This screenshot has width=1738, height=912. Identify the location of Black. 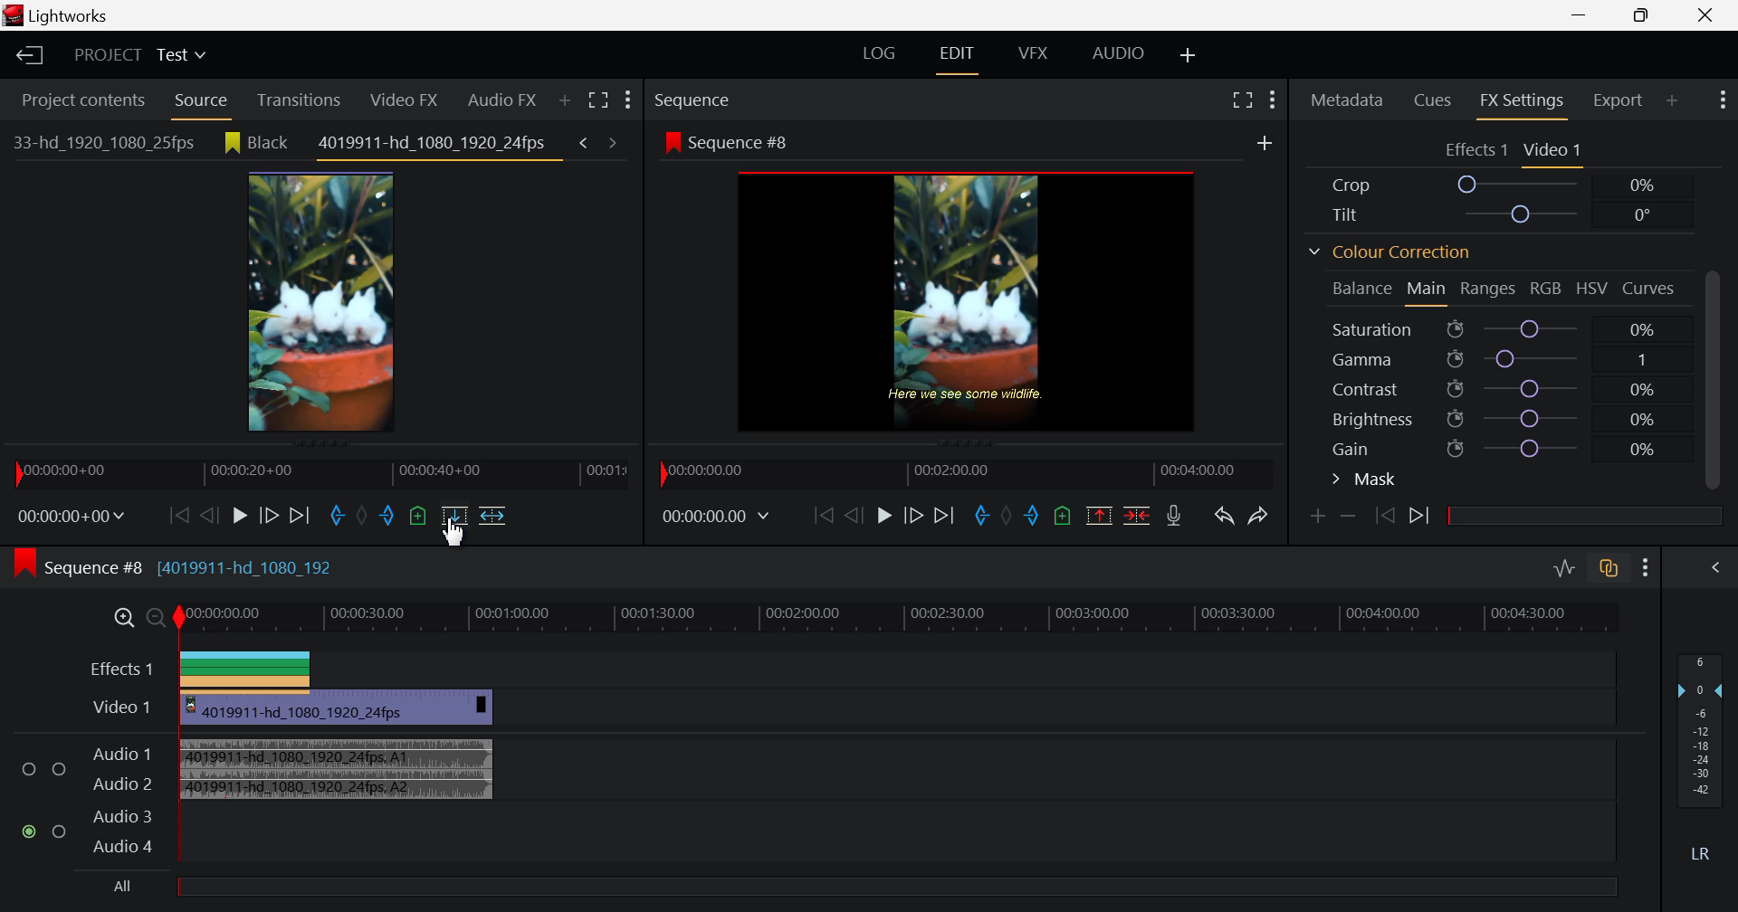
(254, 143).